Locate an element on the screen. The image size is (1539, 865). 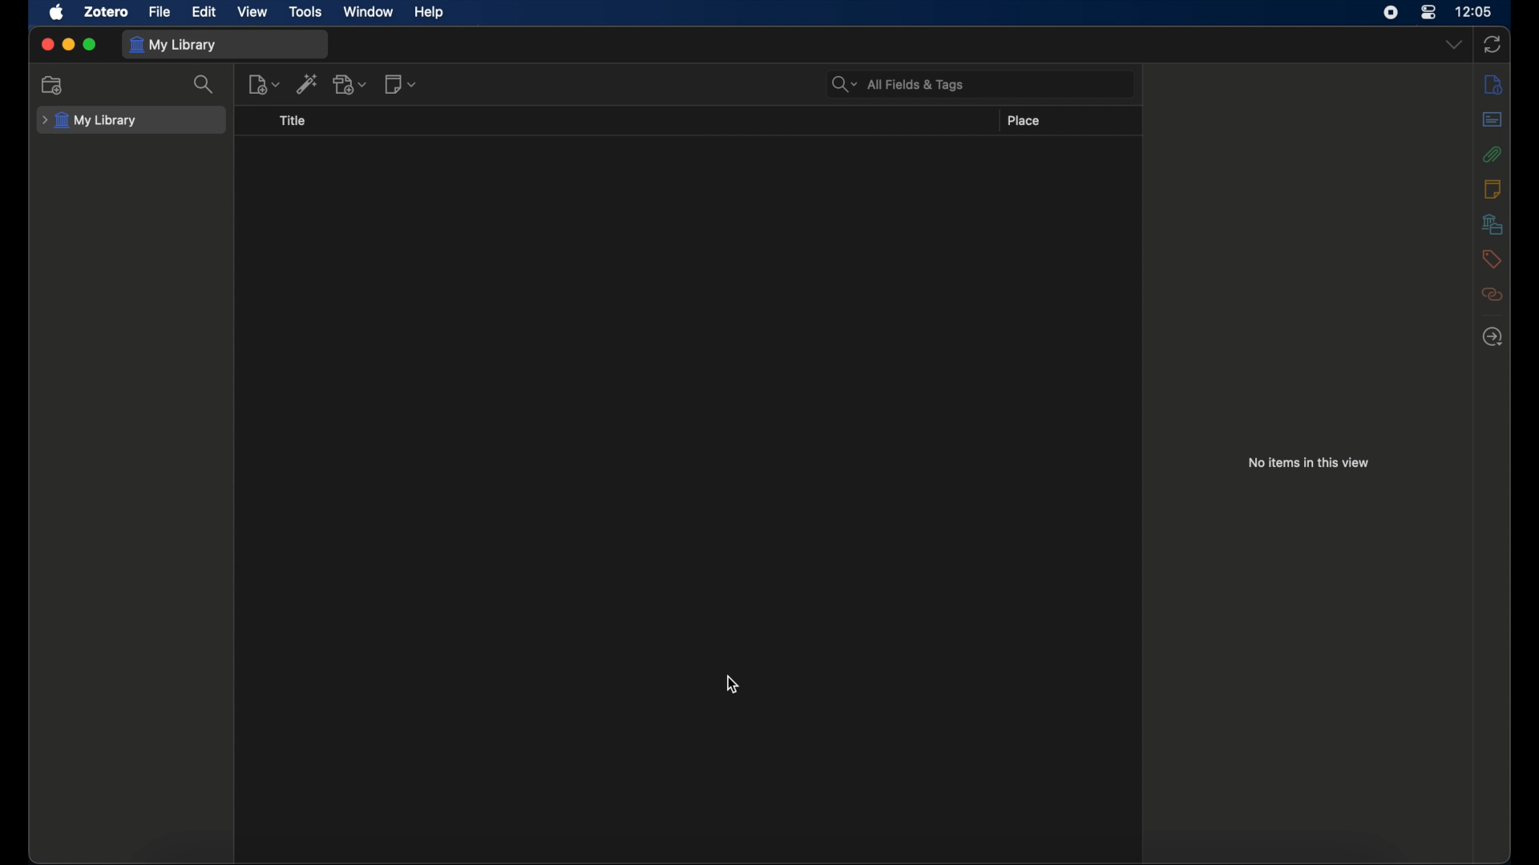
new note is located at coordinates (400, 82).